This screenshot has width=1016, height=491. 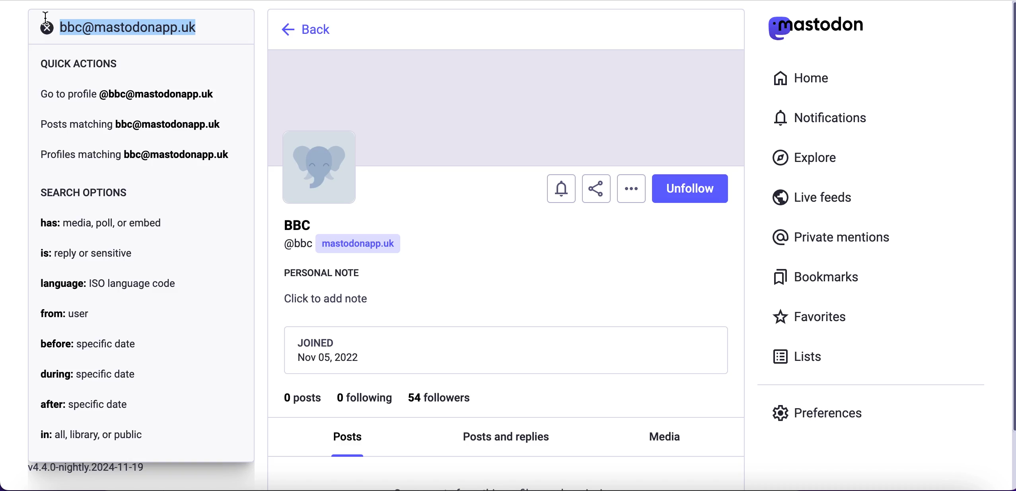 I want to click on unfollow, so click(x=690, y=188).